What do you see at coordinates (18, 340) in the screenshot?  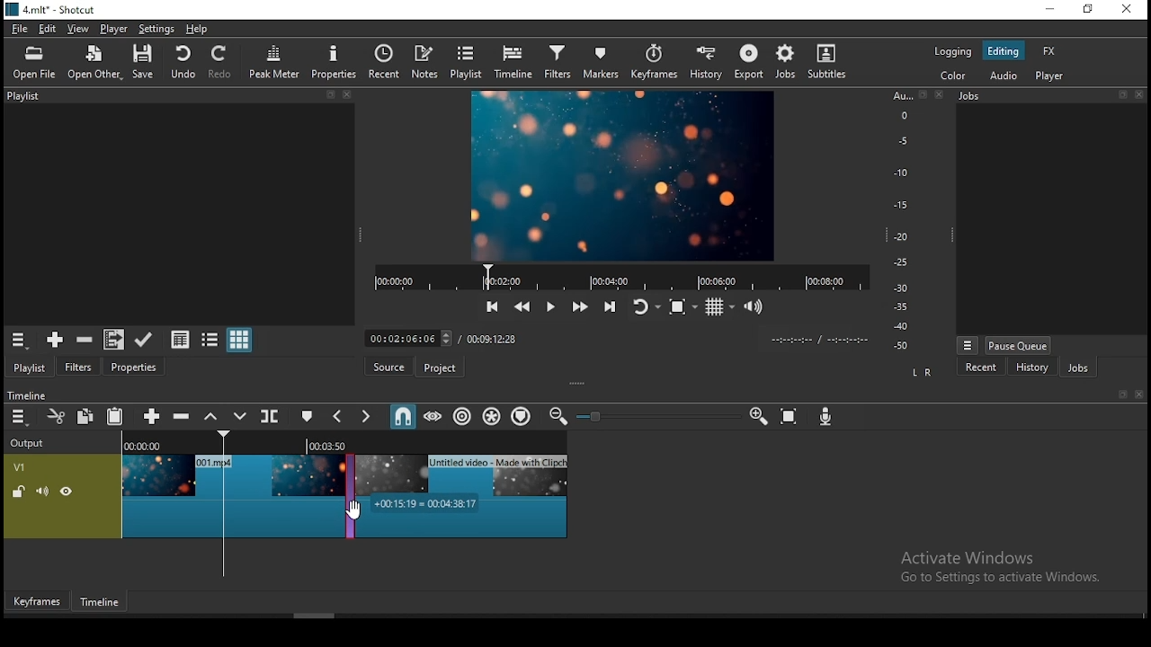 I see `playlist menu` at bounding box center [18, 340].